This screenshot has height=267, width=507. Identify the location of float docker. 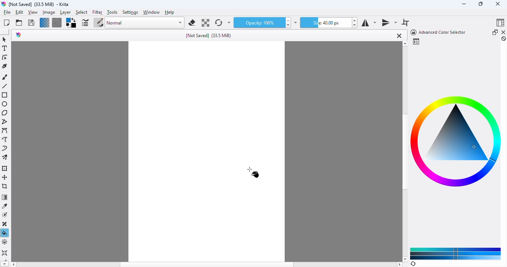
(495, 32).